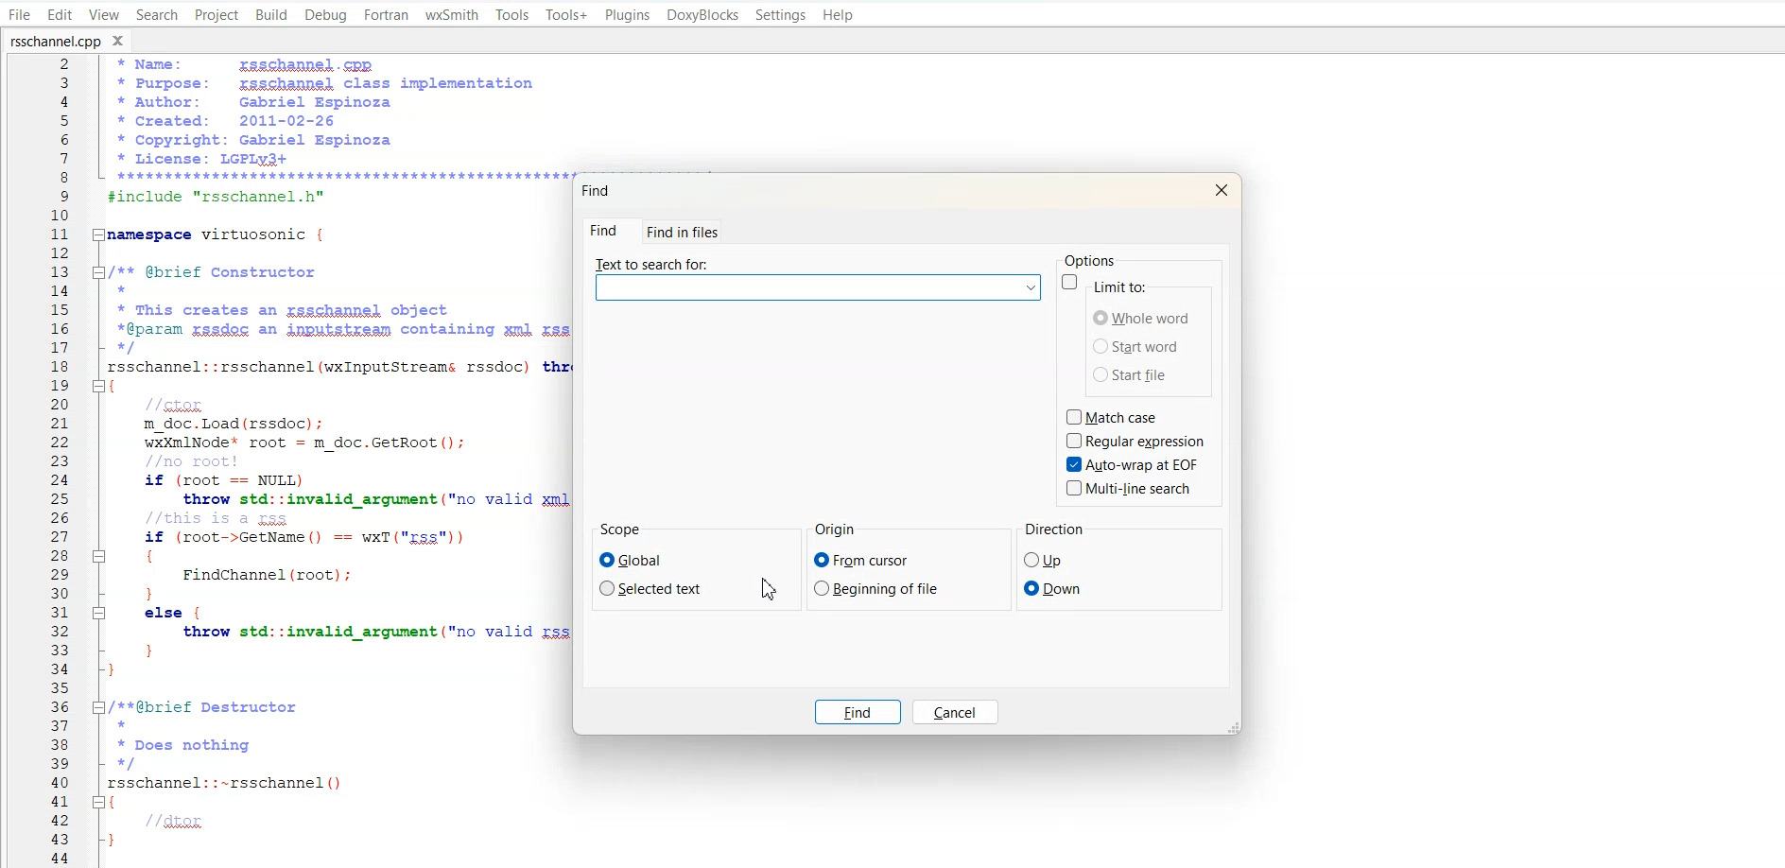  What do you see at coordinates (1088, 260) in the screenshot?
I see `Options` at bounding box center [1088, 260].